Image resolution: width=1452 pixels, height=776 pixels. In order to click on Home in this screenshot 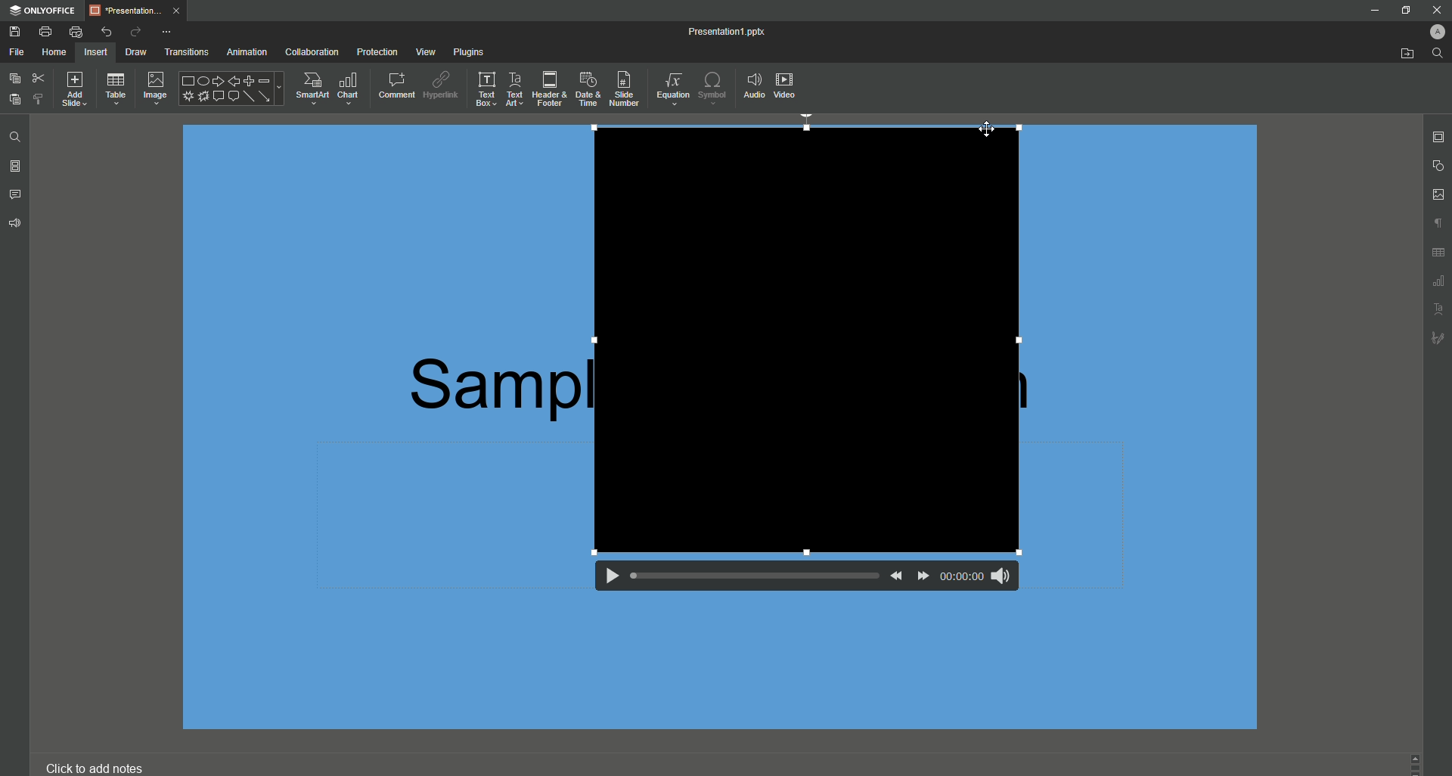, I will do `click(54, 53)`.